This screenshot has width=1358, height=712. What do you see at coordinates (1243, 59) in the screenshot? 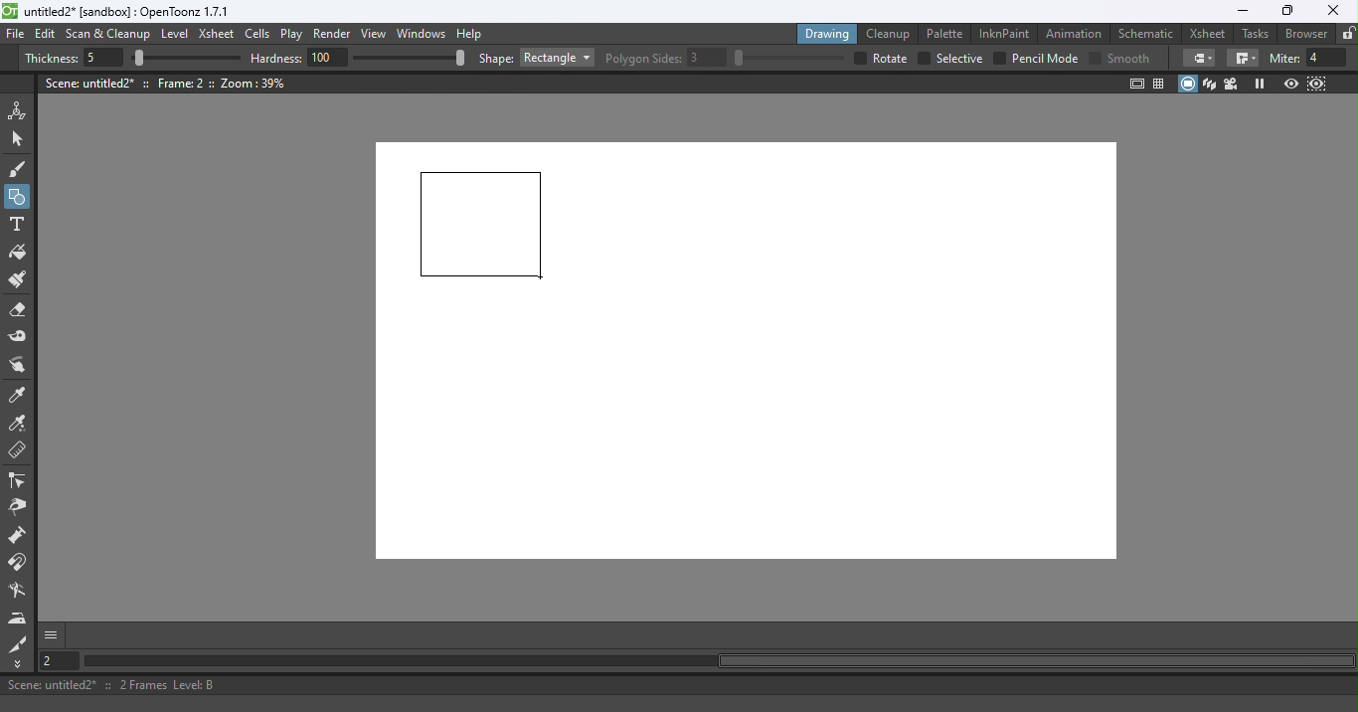
I see `Border corners` at bounding box center [1243, 59].